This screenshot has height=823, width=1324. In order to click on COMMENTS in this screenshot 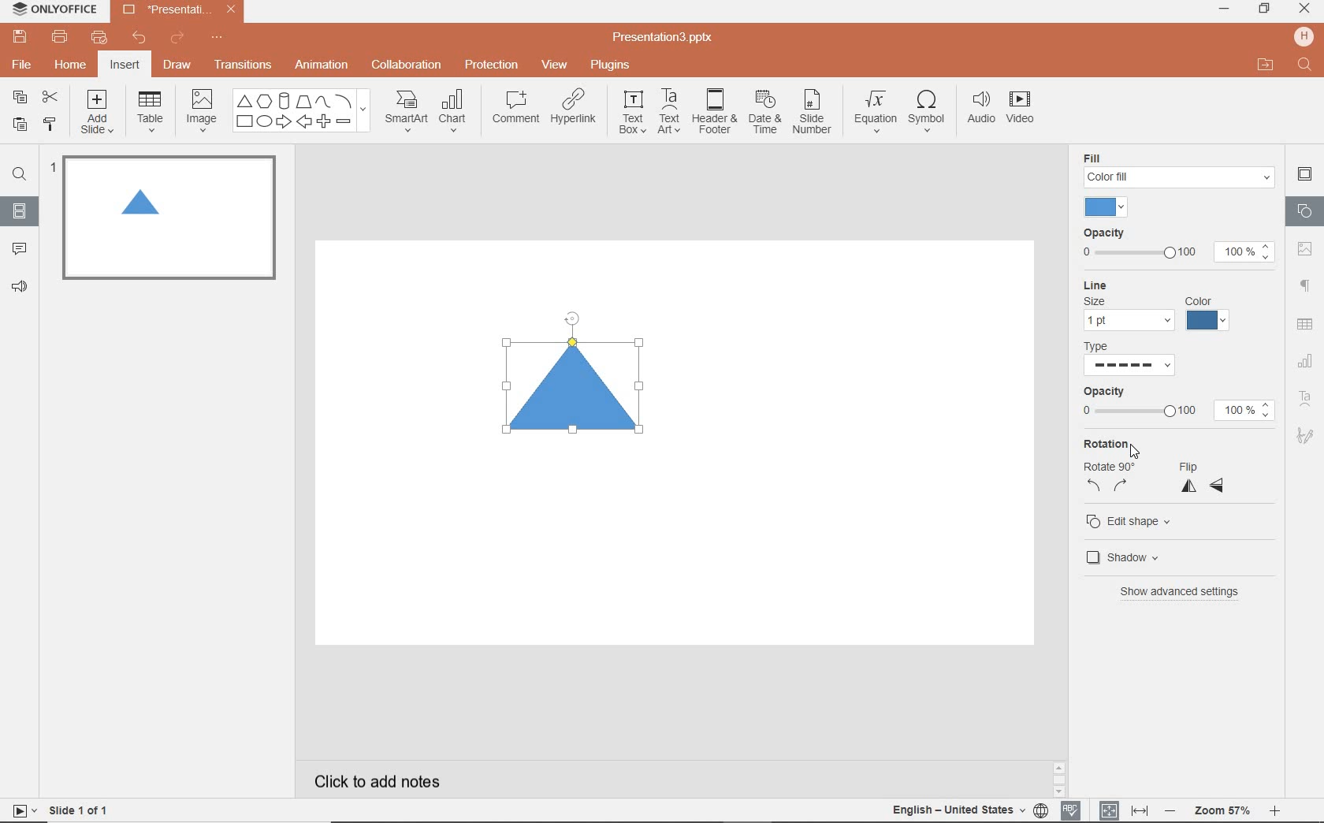, I will do `click(19, 248)`.